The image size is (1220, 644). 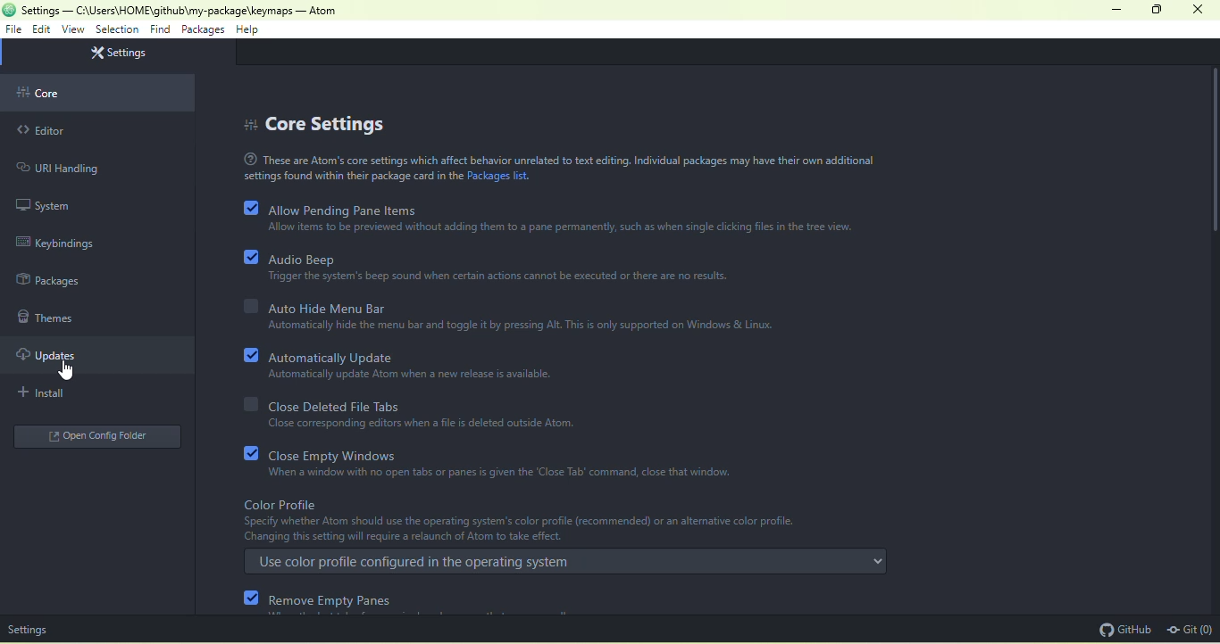 I want to click on close empty windows, so click(x=513, y=477).